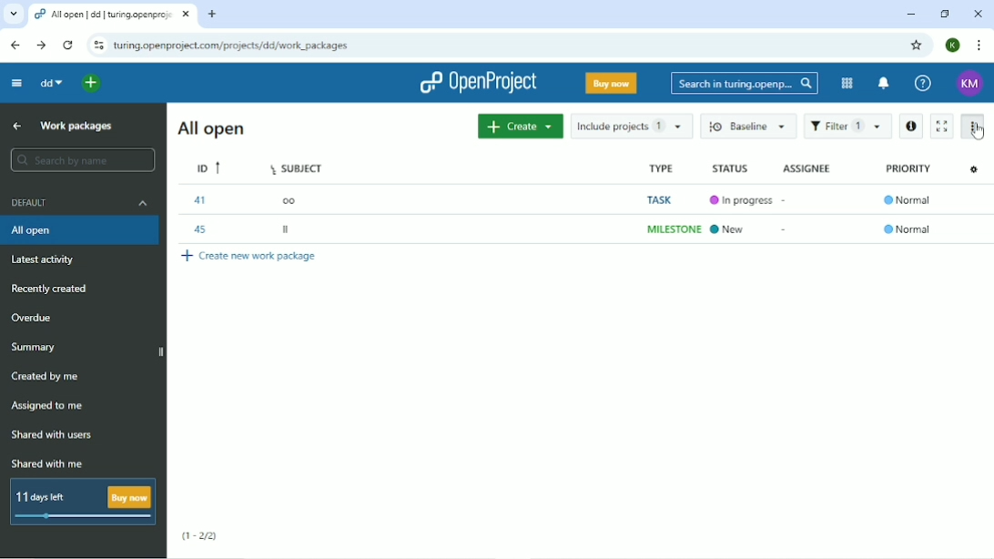 The image size is (994, 559). I want to click on Include projects, so click(630, 127).